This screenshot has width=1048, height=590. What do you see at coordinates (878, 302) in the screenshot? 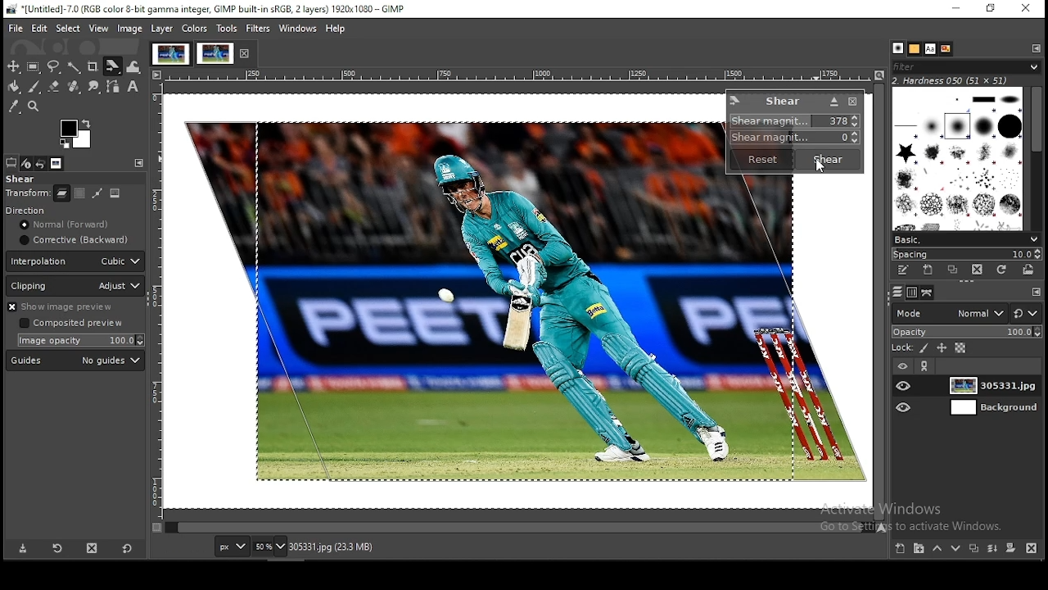
I see `scroll bar` at bounding box center [878, 302].